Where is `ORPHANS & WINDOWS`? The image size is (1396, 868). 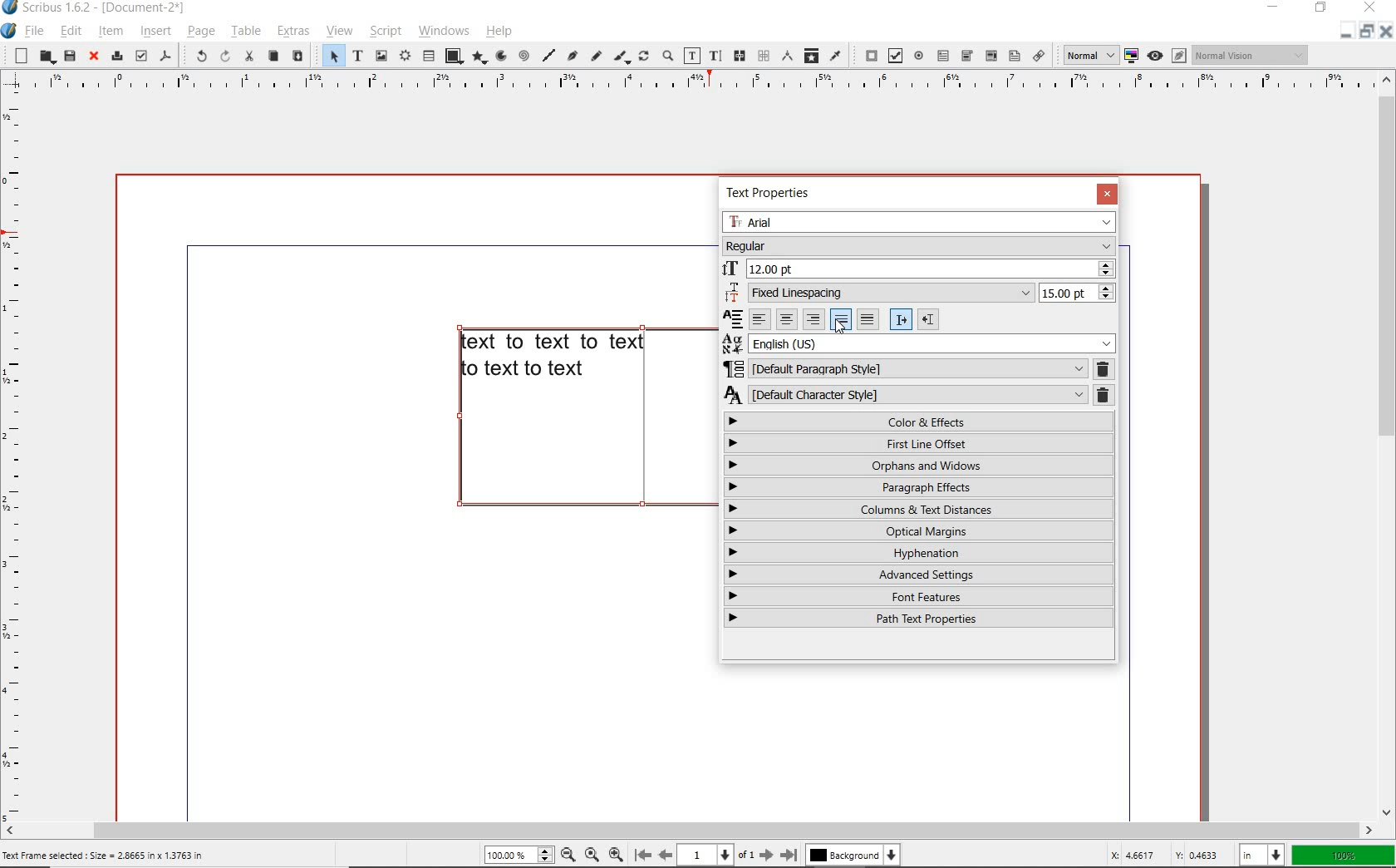 ORPHANS & WINDOWS is located at coordinates (918, 465).